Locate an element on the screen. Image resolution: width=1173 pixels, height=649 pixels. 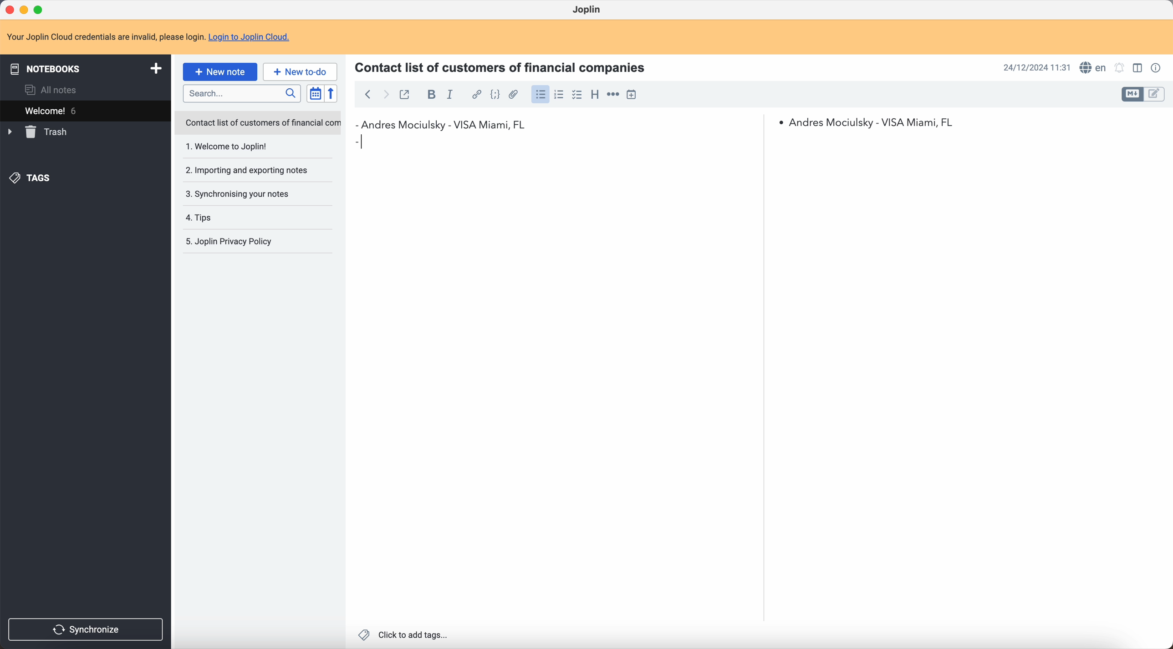
scroll bar is located at coordinates (760, 197).